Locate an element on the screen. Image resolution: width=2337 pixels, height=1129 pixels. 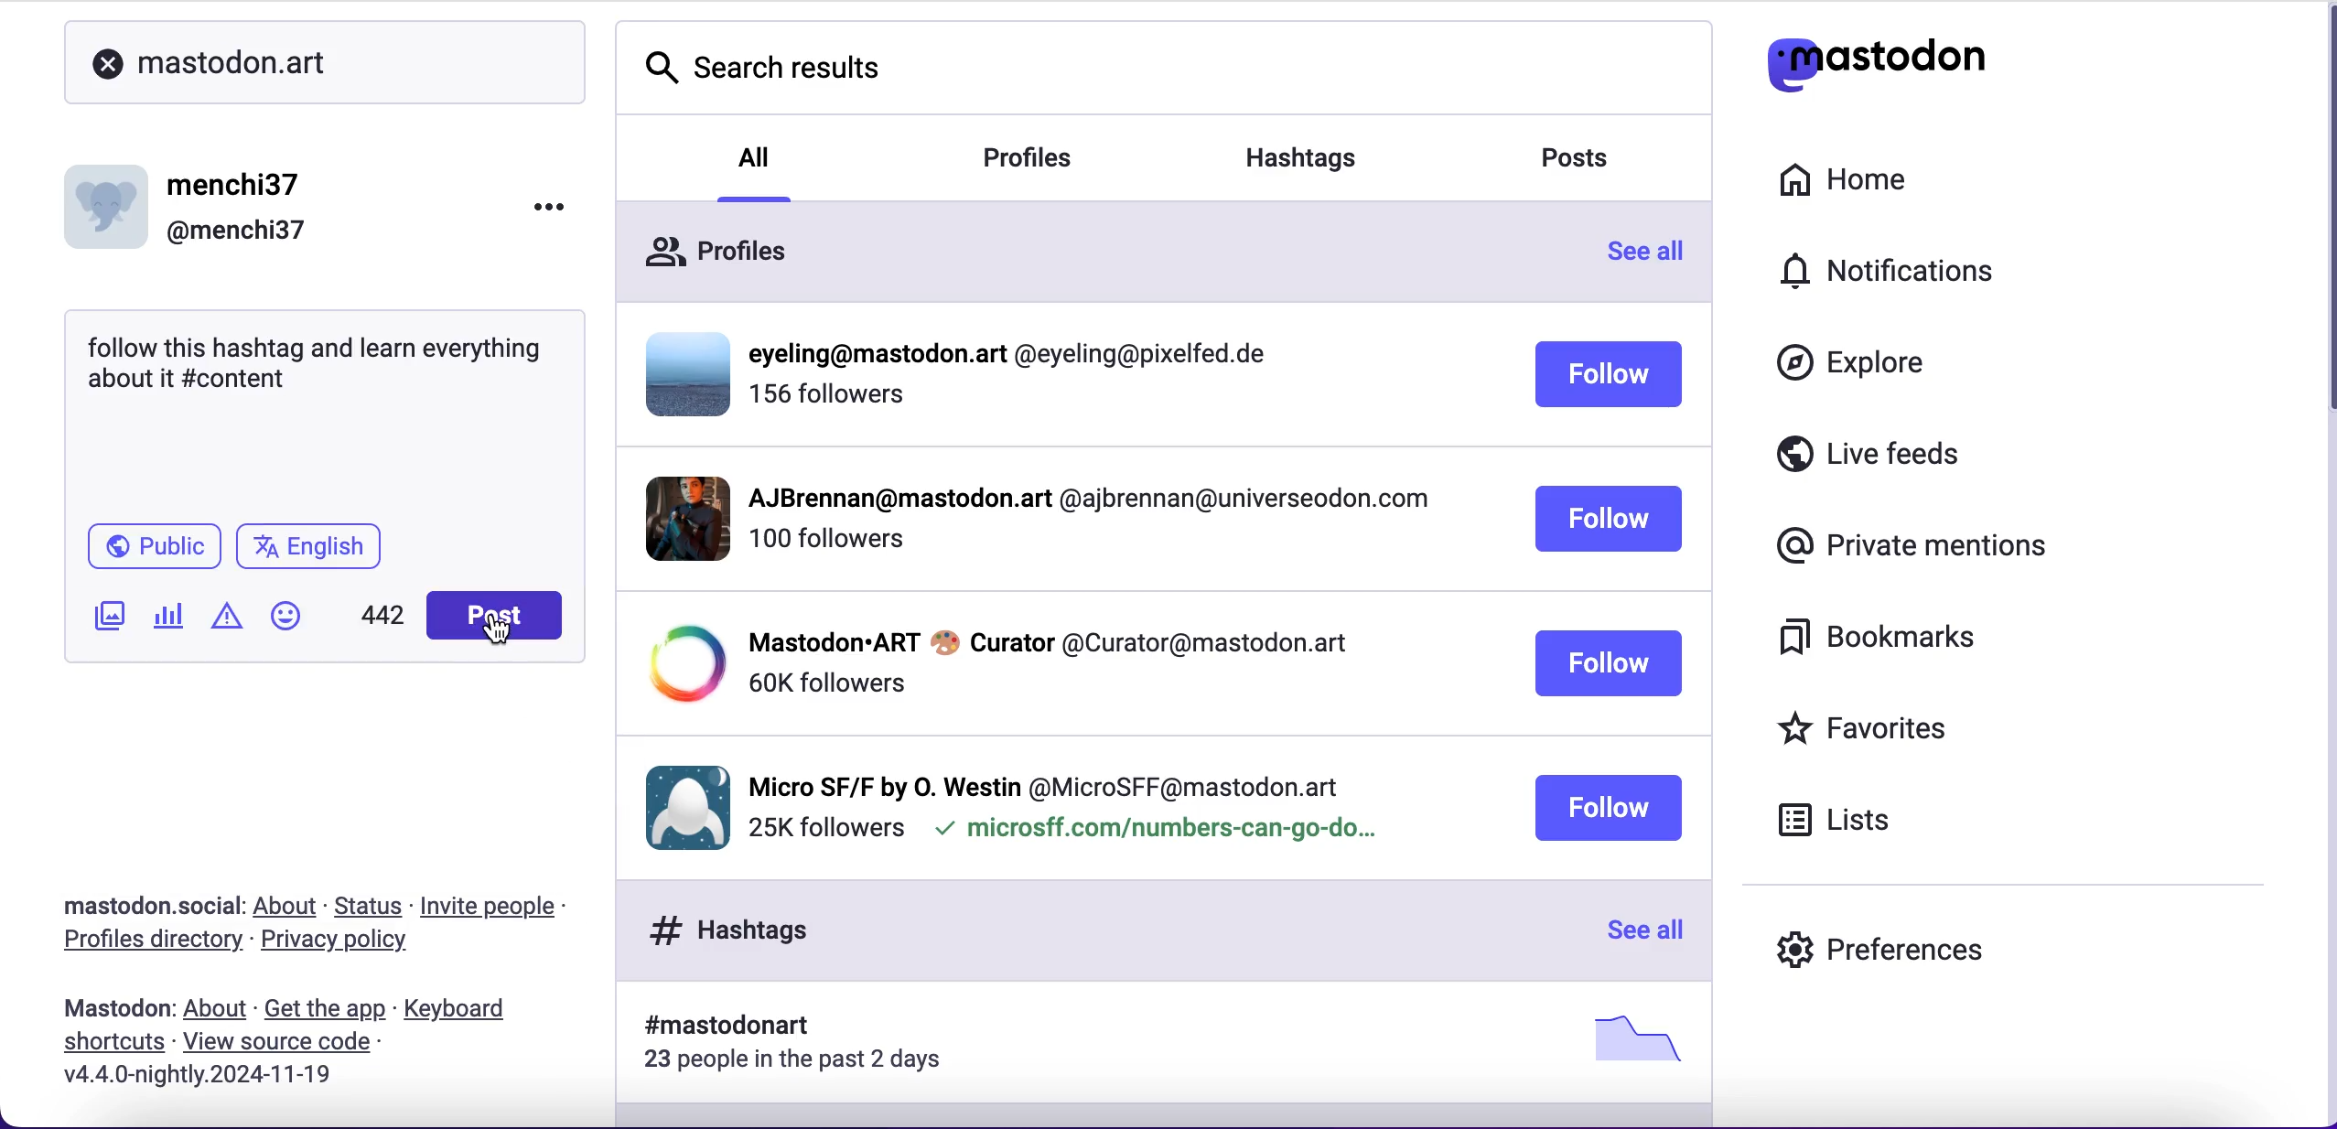
display picture is located at coordinates (673, 517).